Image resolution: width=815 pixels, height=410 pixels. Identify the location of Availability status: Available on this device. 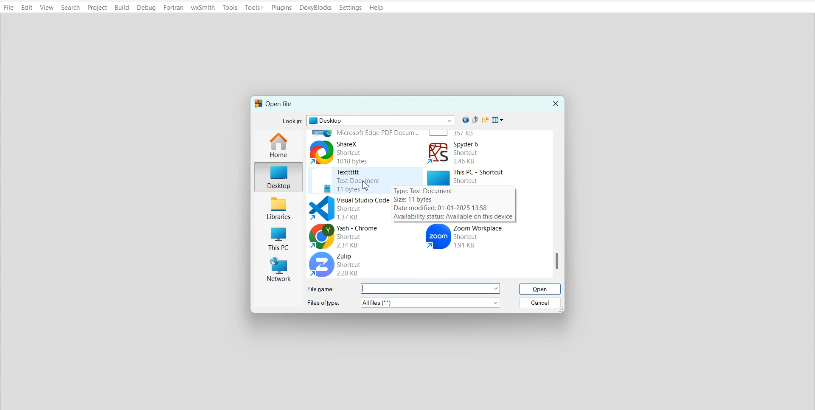
(458, 217).